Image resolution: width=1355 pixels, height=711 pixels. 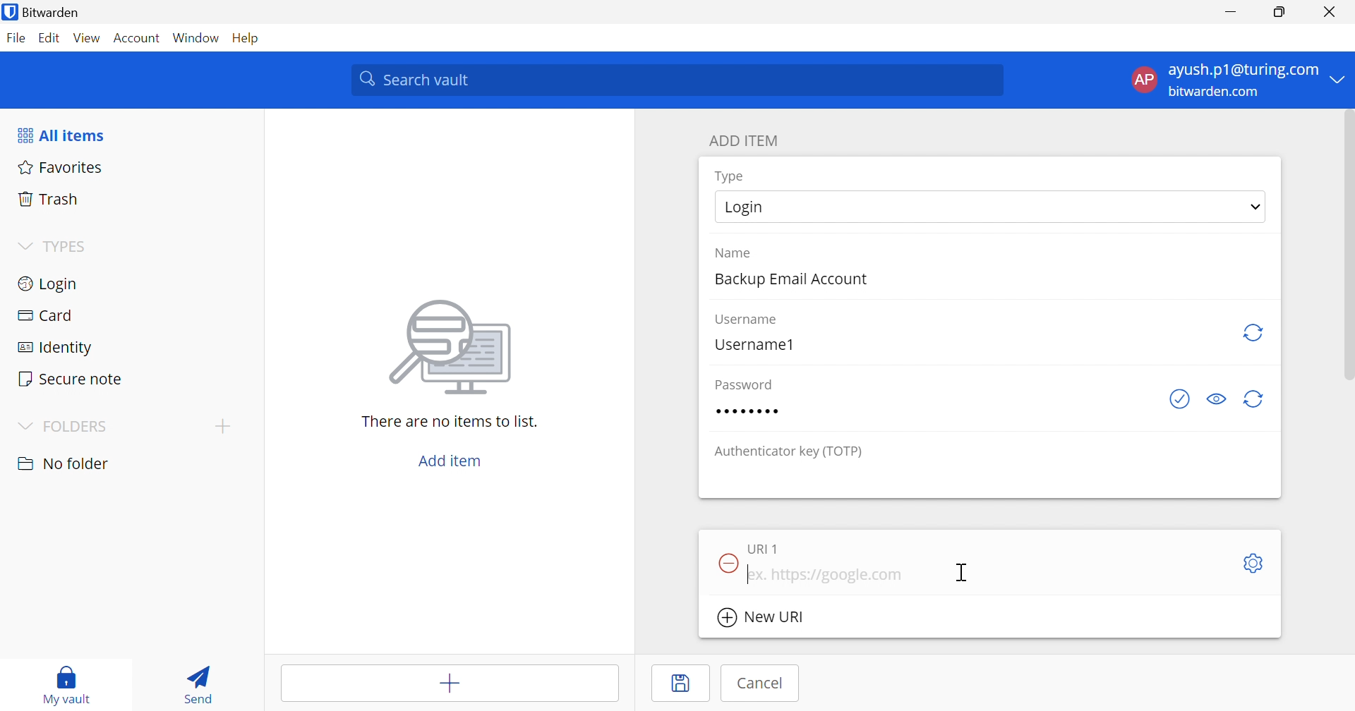 What do you see at coordinates (1230, 11) in the screenshot?
I see `Minimize` at bounding box center [1230, 11].